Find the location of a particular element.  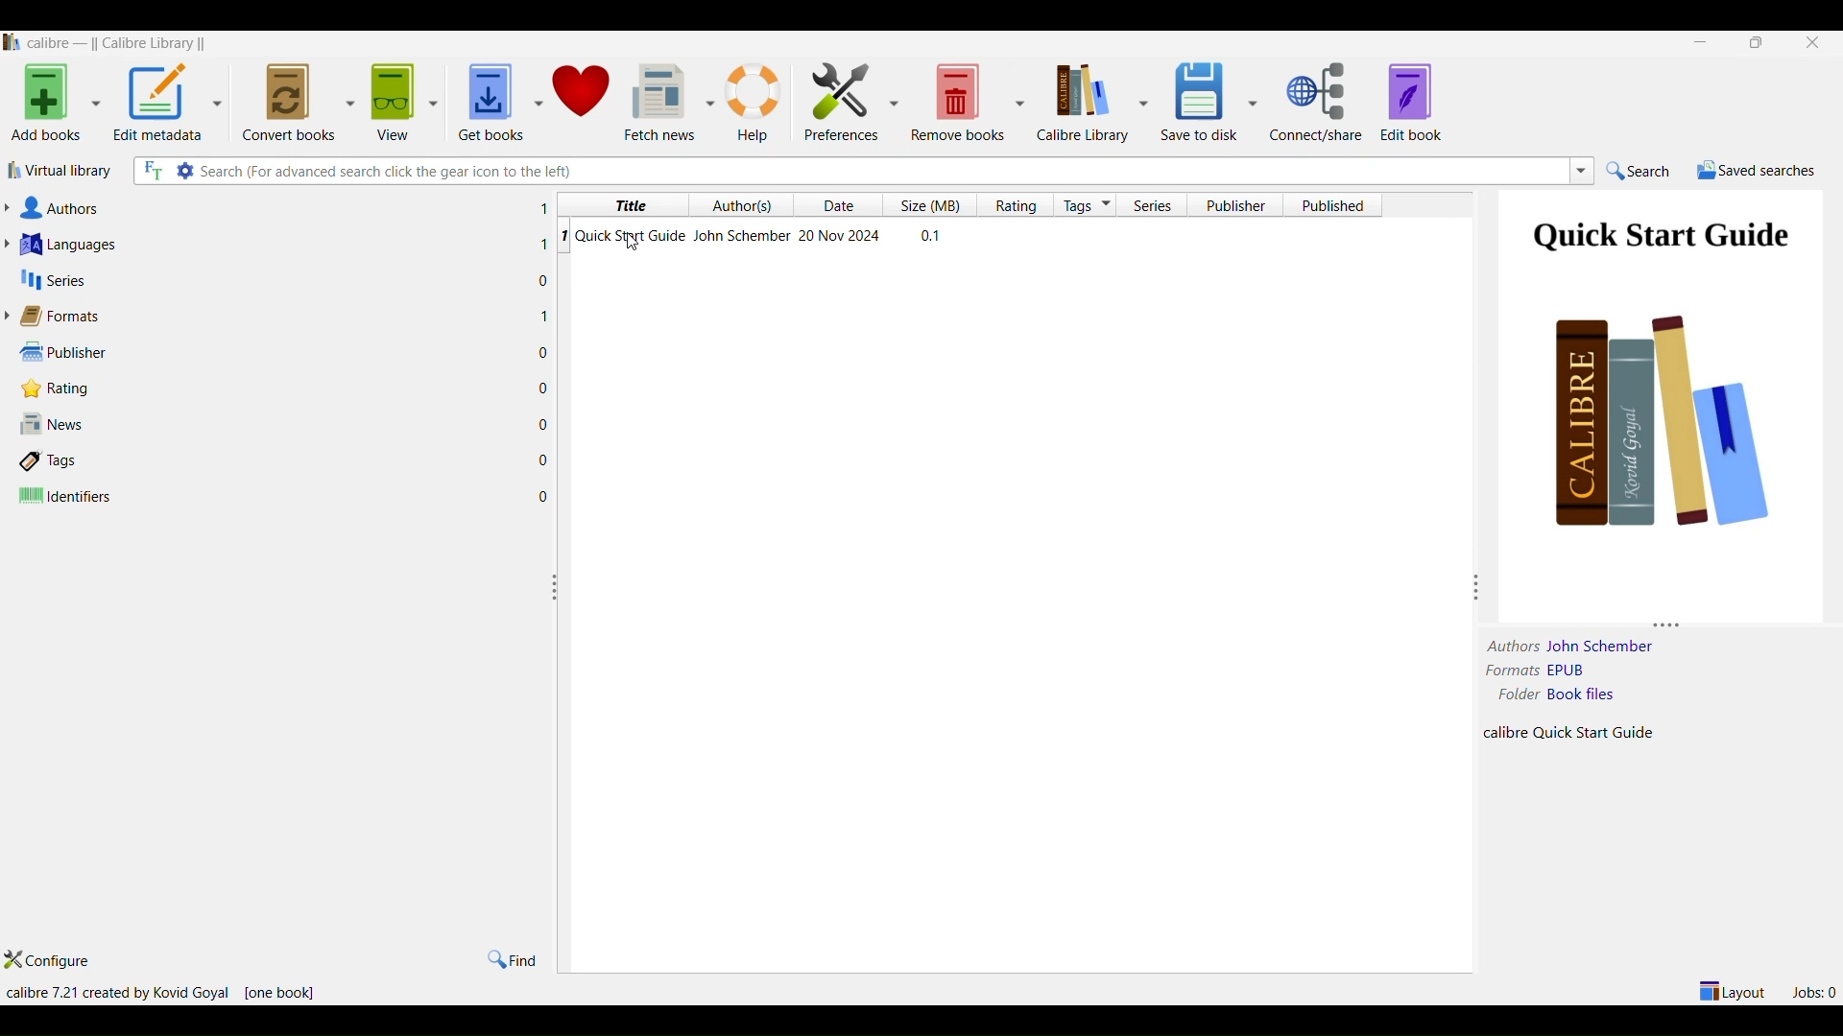

add books is located at coordinates (47, 106).